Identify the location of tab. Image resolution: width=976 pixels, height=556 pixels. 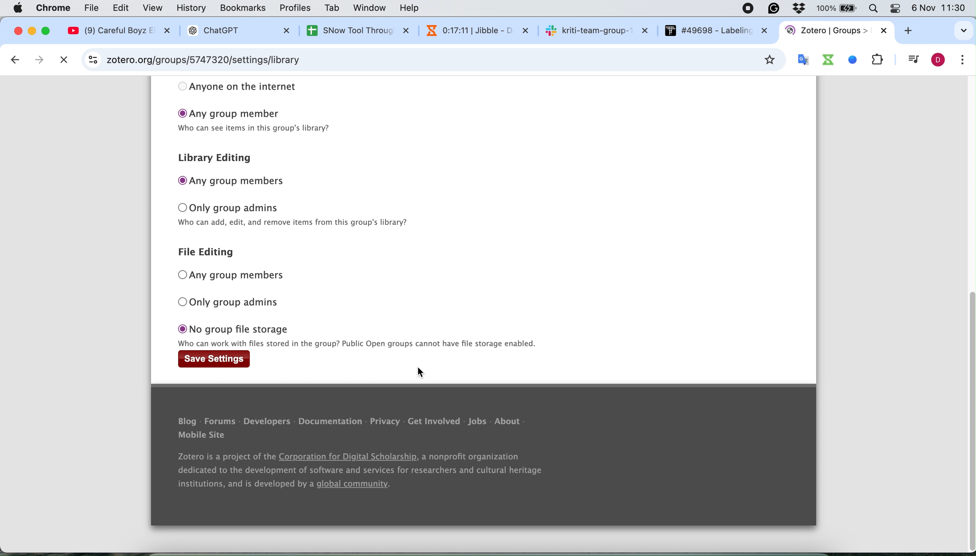
(333, 8).